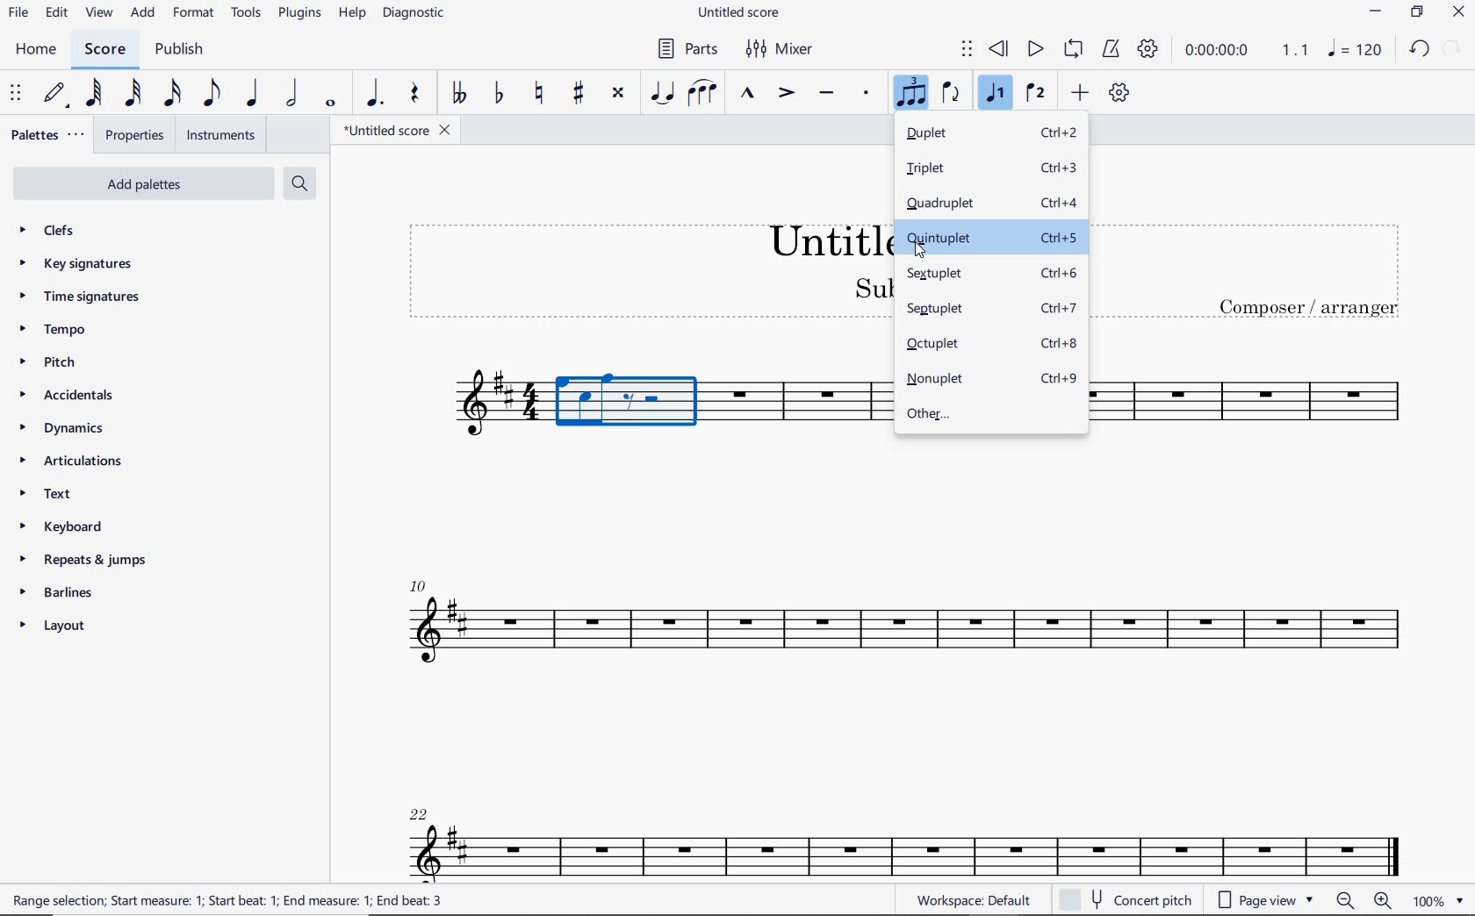 Image resolution: width=1475 pixels, height=916 pixels. I want to click on SELECET TO MOVE, so click(16, 94).